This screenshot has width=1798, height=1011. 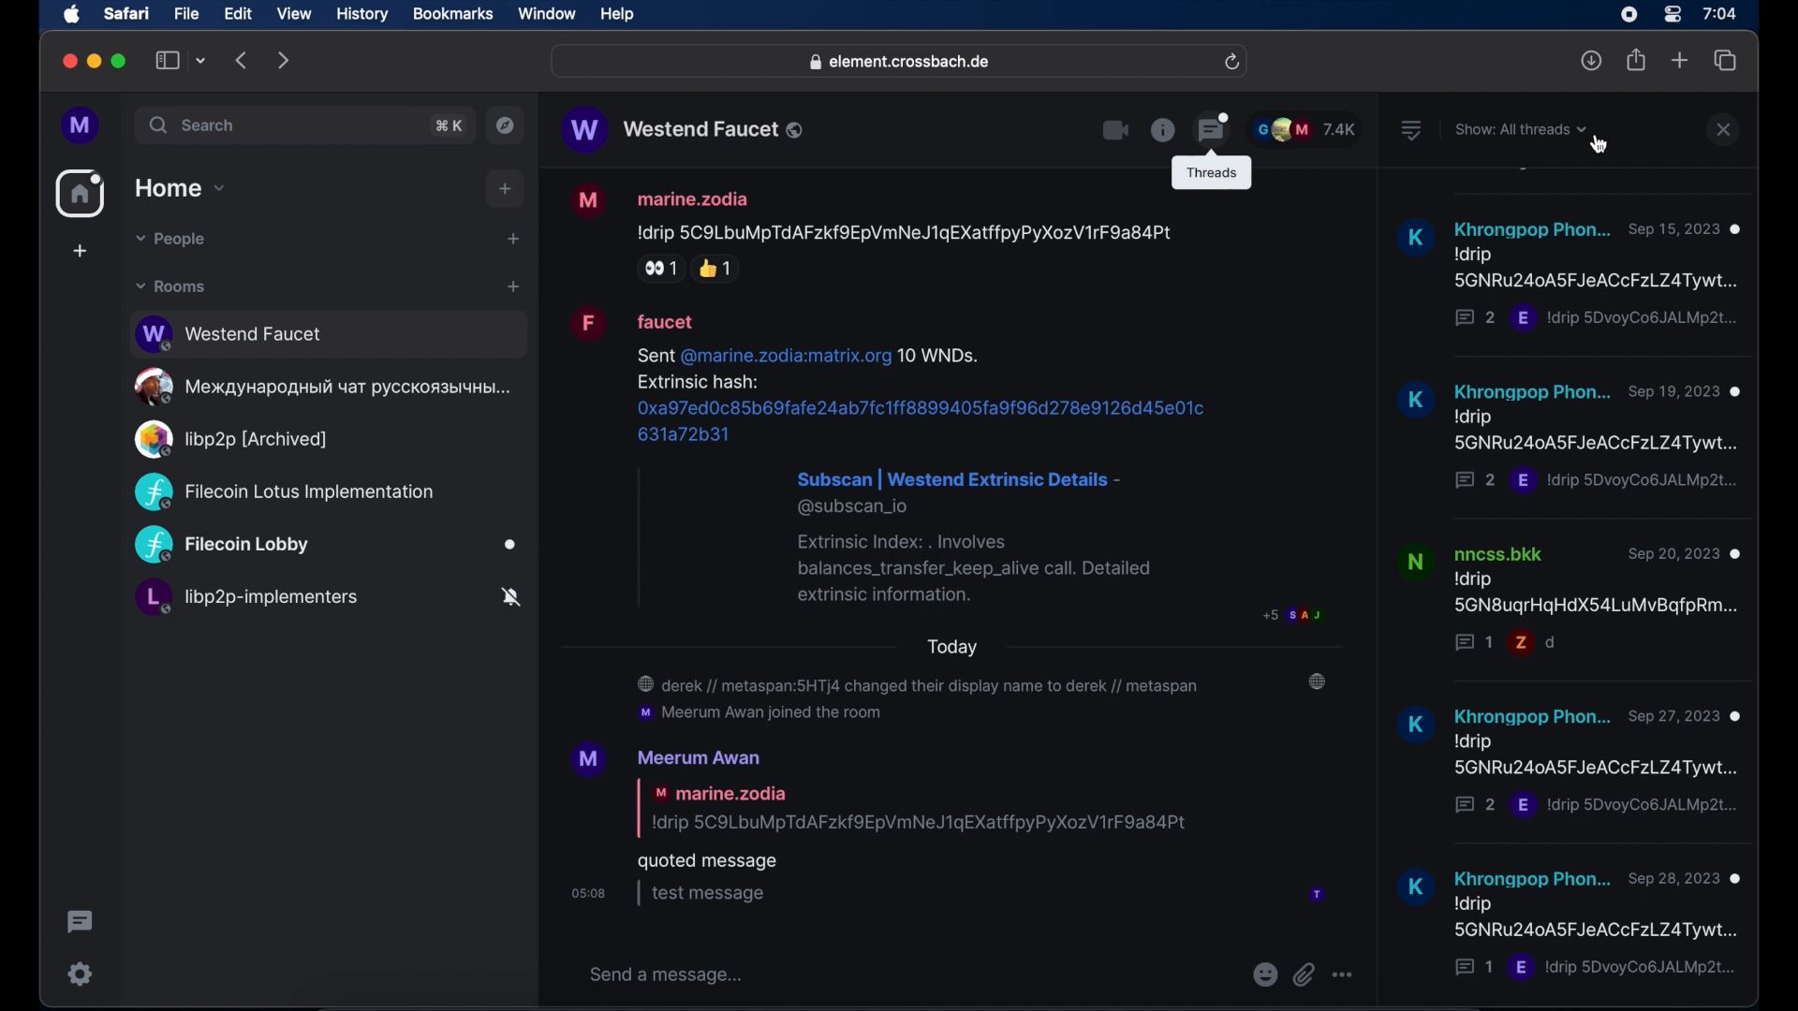 I want to click on information, so click(x=1164, y=130).